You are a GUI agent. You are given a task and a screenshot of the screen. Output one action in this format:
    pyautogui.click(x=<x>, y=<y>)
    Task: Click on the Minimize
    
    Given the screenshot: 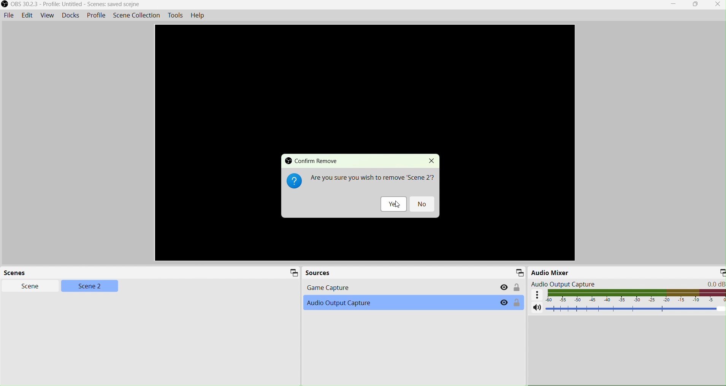 What is the action you would take?
    pyautogui.click(x=520, y=272)
    